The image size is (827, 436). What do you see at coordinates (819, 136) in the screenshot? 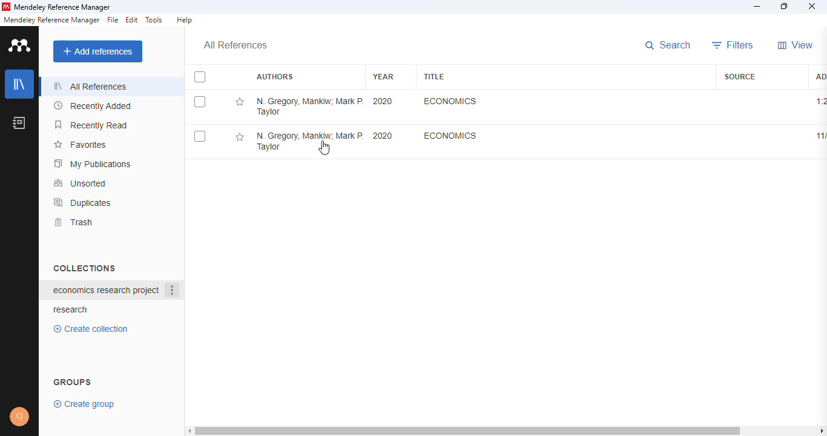
I see `11/` at bounding box center [819, 136].